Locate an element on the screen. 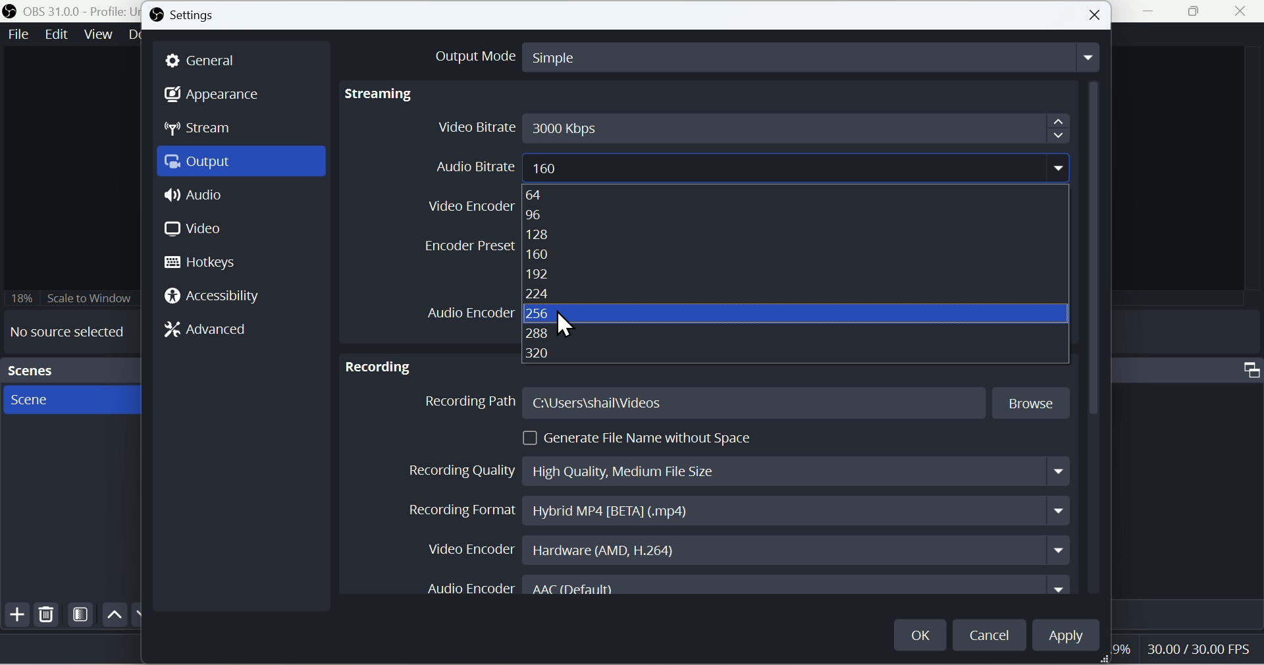 The height and width of the screenshot is (665, 1264). File is located at coordinates (17, 35).